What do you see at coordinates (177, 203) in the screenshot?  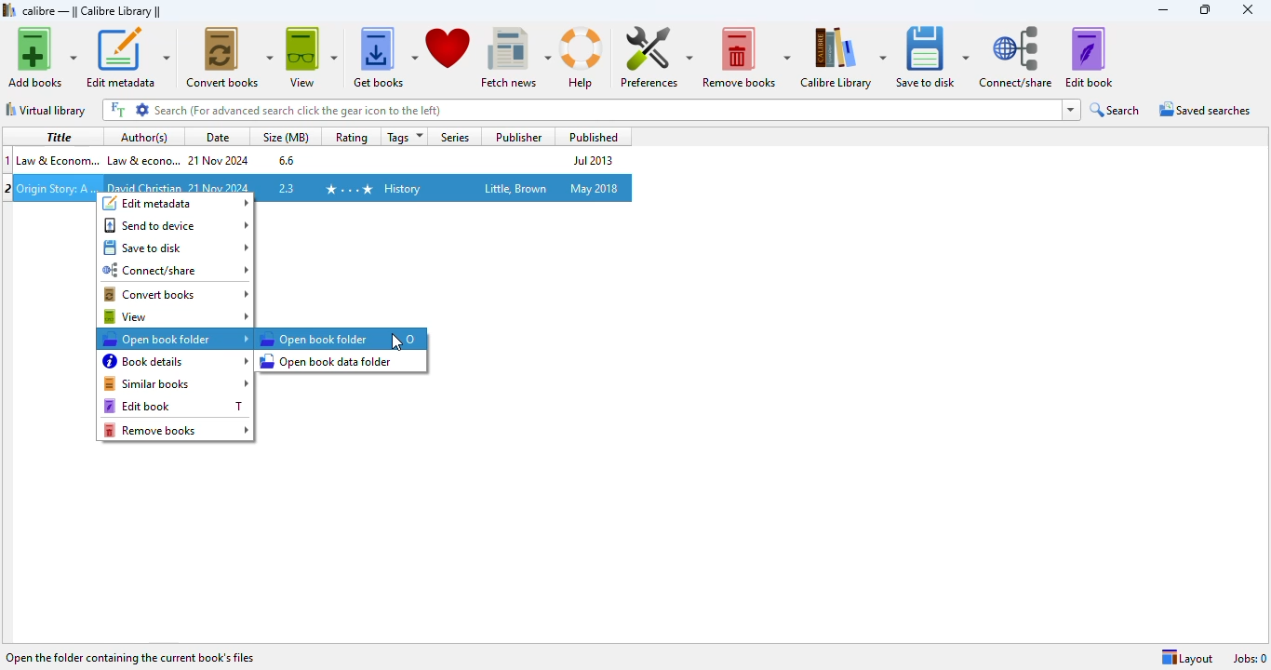 I see `edit metadata` at bounding box center [177, 203].